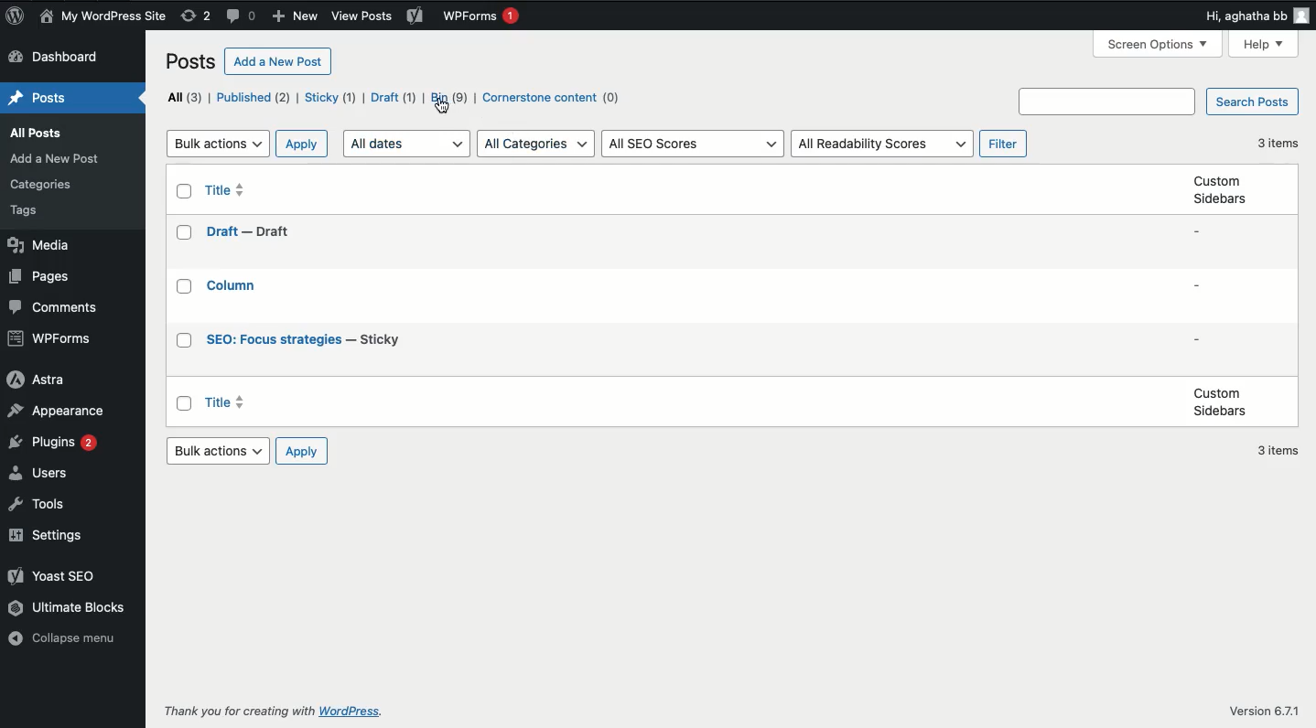 The width and height of the screenshot is (1316, 728). Describe the element at coordinates (184, 339) in the screenshot. I see `Checkbox` at that location.